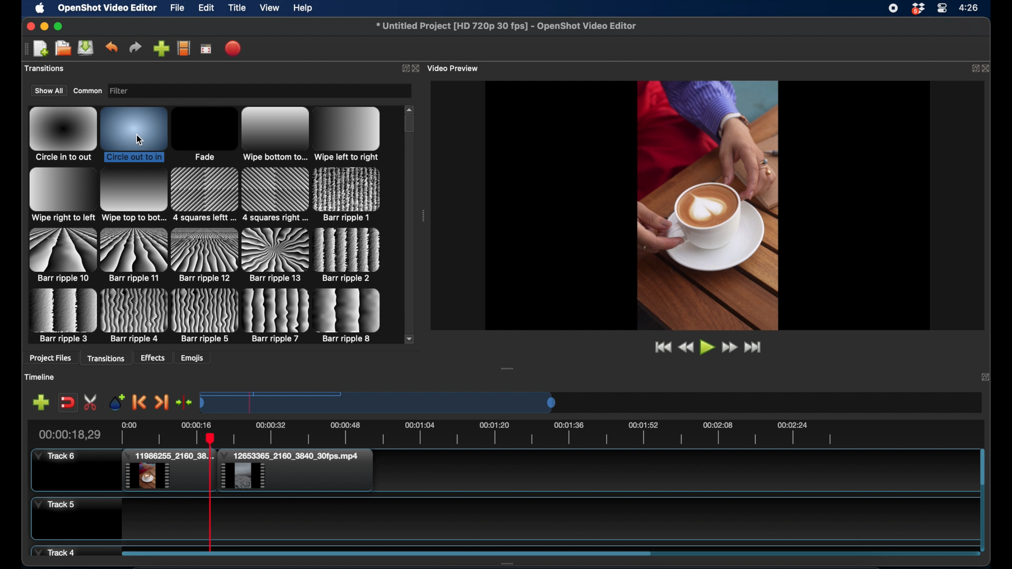  Describe the element at coordinates (685, 347) in the screenshot. I see `rewind` at that location.